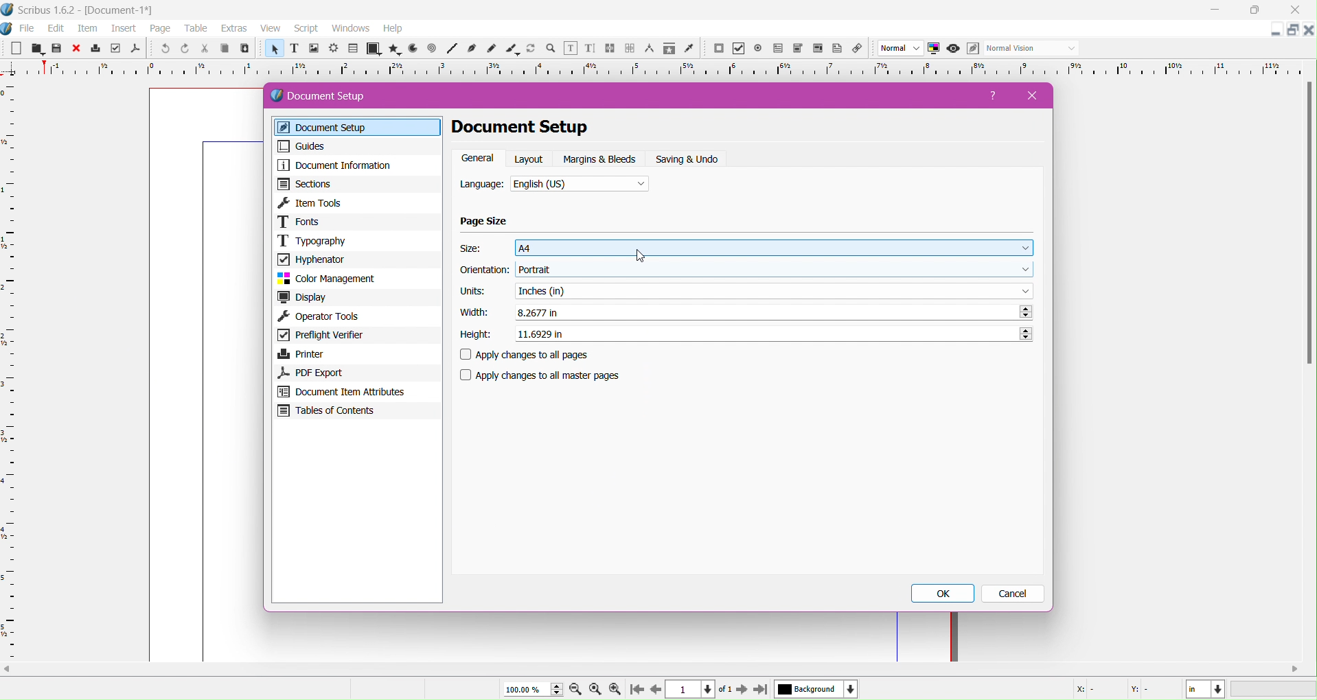 This screenshot has height=700, width=1317. Describe the element at coordinates (89, 30) in the screenshot. I see `item menu` at that location.